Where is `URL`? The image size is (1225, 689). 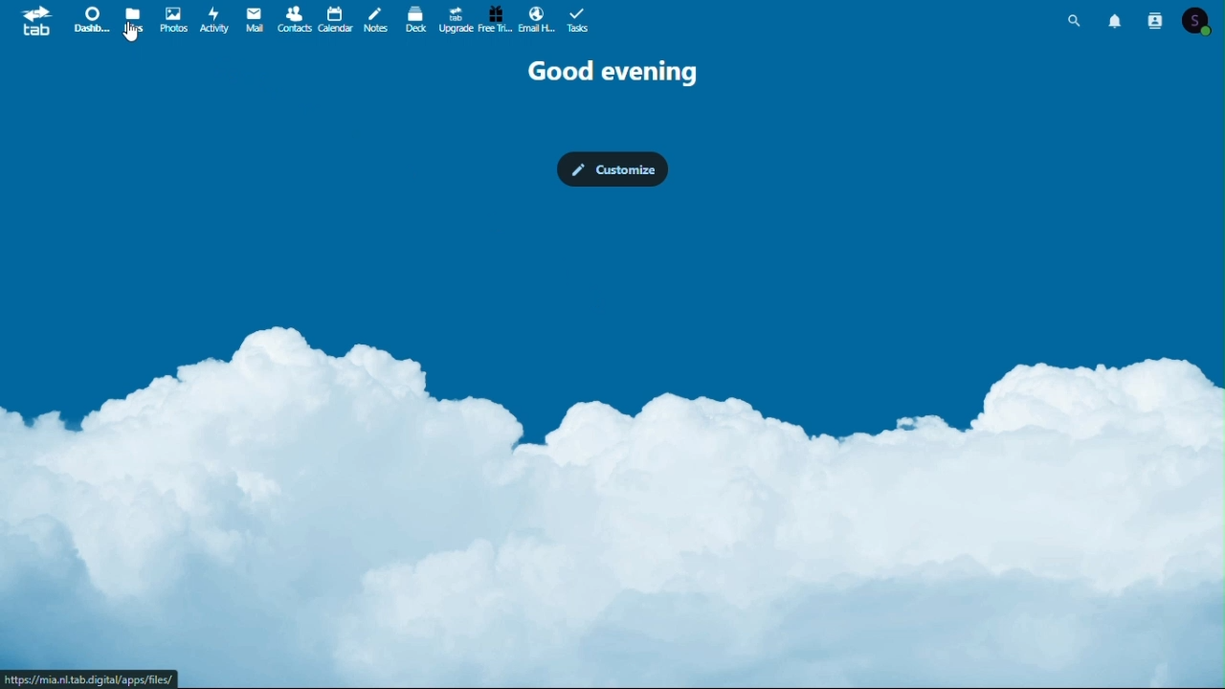 URL is located at coordinates (91, 678).